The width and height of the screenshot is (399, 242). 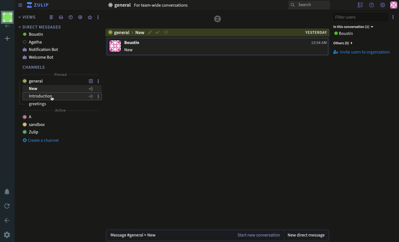 What do you see at coordinates (149, 33) in the screenshot?
I see `Edit` at bounding box center [149, 33].